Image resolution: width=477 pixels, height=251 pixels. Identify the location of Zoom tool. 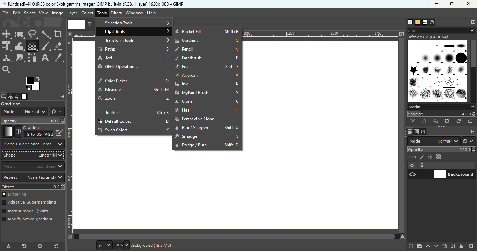
(7, 69).